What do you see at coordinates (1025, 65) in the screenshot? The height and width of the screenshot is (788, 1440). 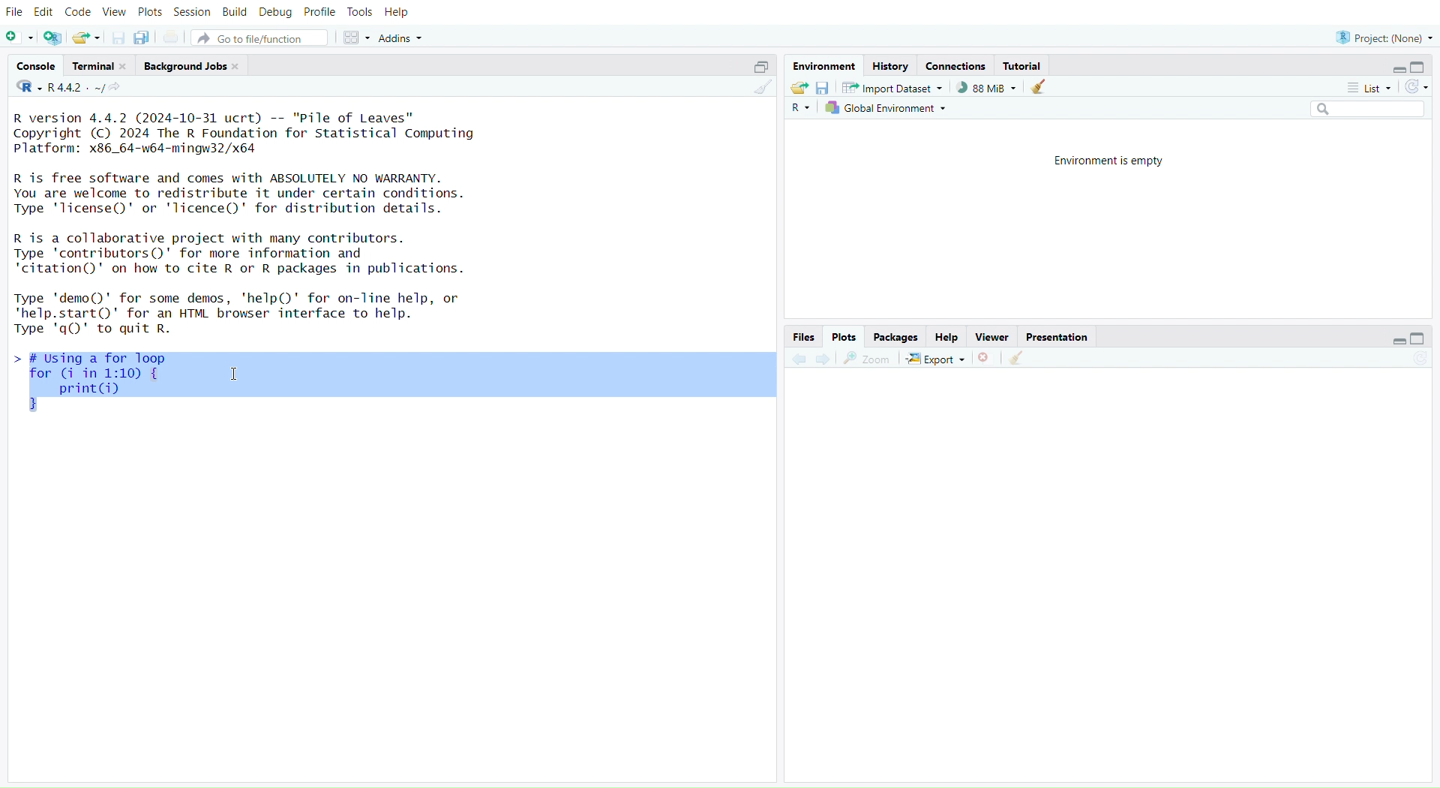 I see `tutorial` at bounding box center [1025, 65].